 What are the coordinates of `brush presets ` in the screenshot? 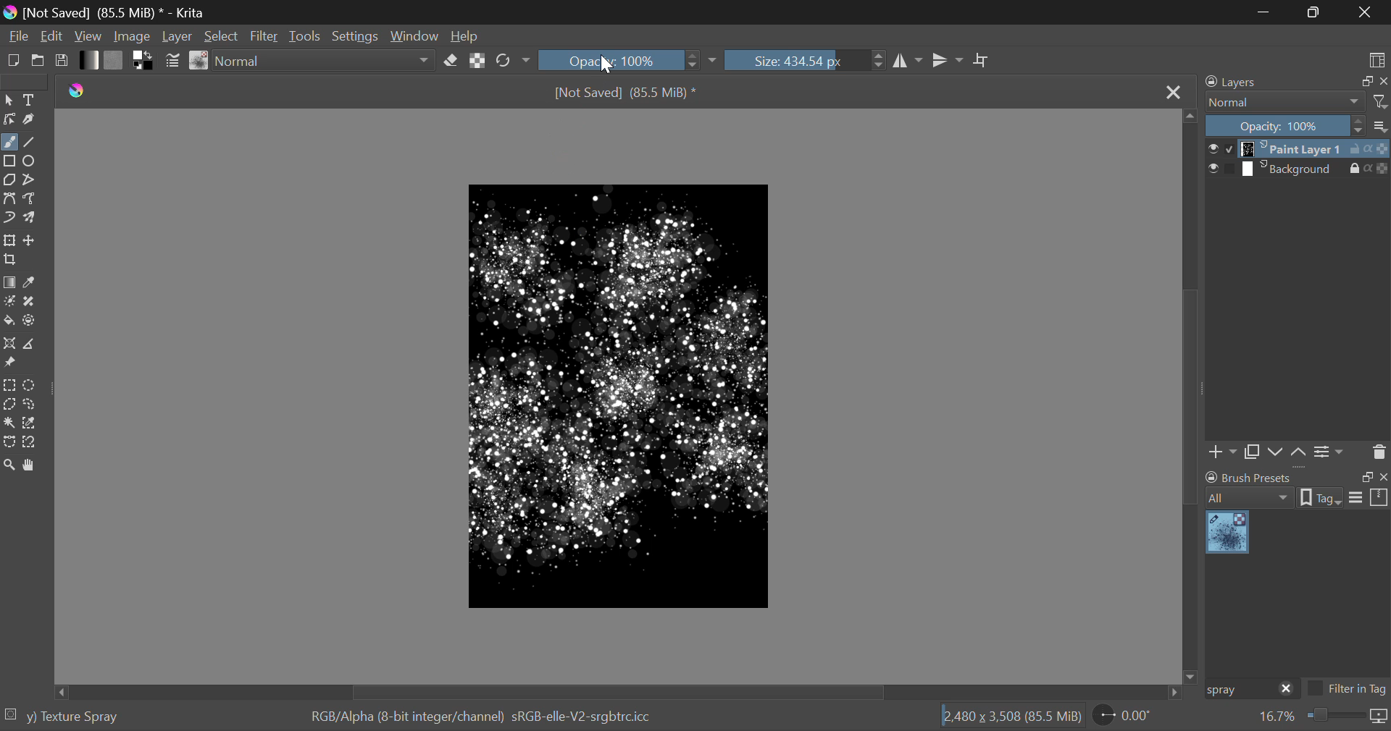 It's located at (1249, 477).